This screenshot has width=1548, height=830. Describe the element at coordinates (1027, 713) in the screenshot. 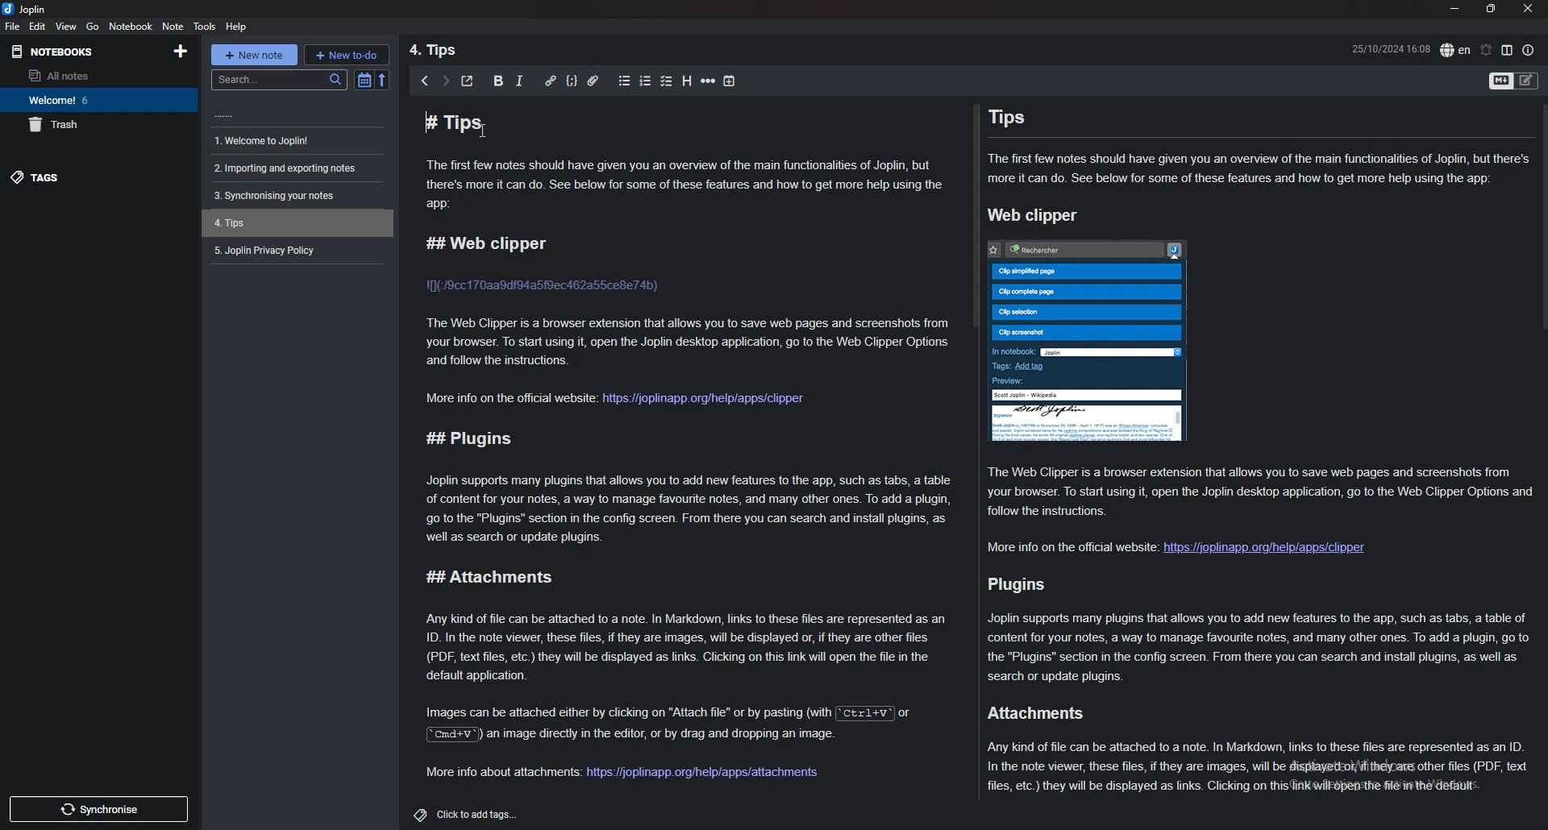

I see `Attachments` at that location.